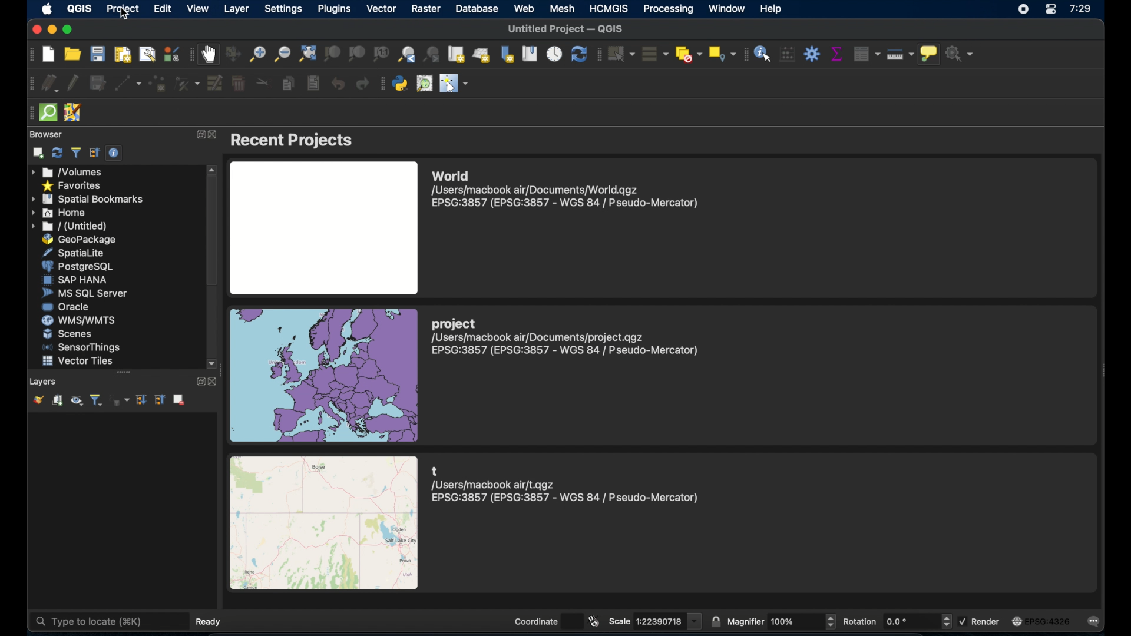 This screenshot has width=1131, height=636. What do you see at coordinates (381, 84) in the screenshot?
I see `plugins toolbar` at bounding box center [381, 84].